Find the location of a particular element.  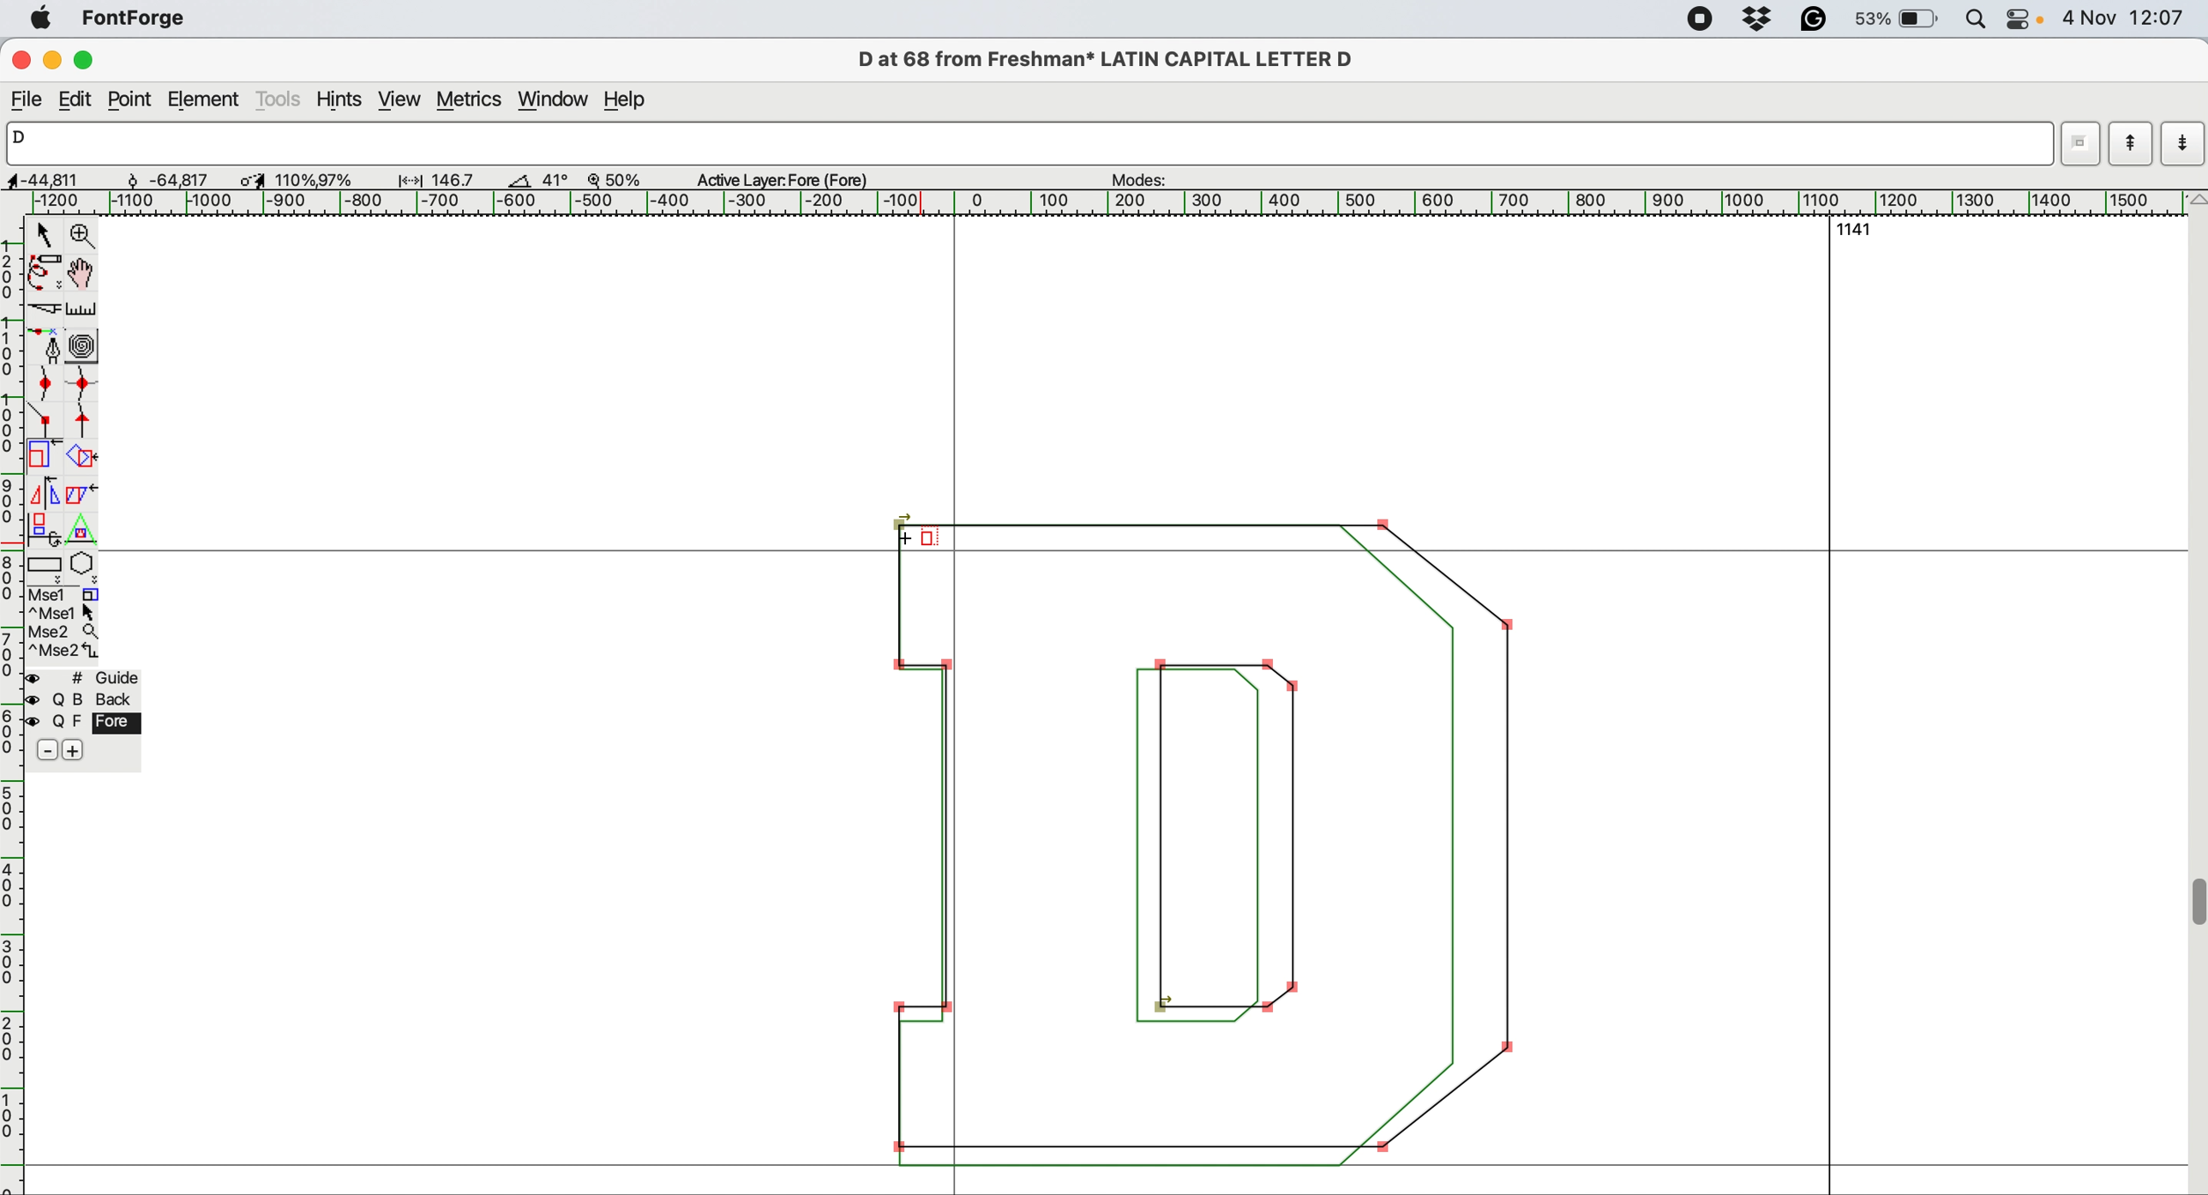

perform a perspective transformation on the selection is located at coordinates (80, 530).